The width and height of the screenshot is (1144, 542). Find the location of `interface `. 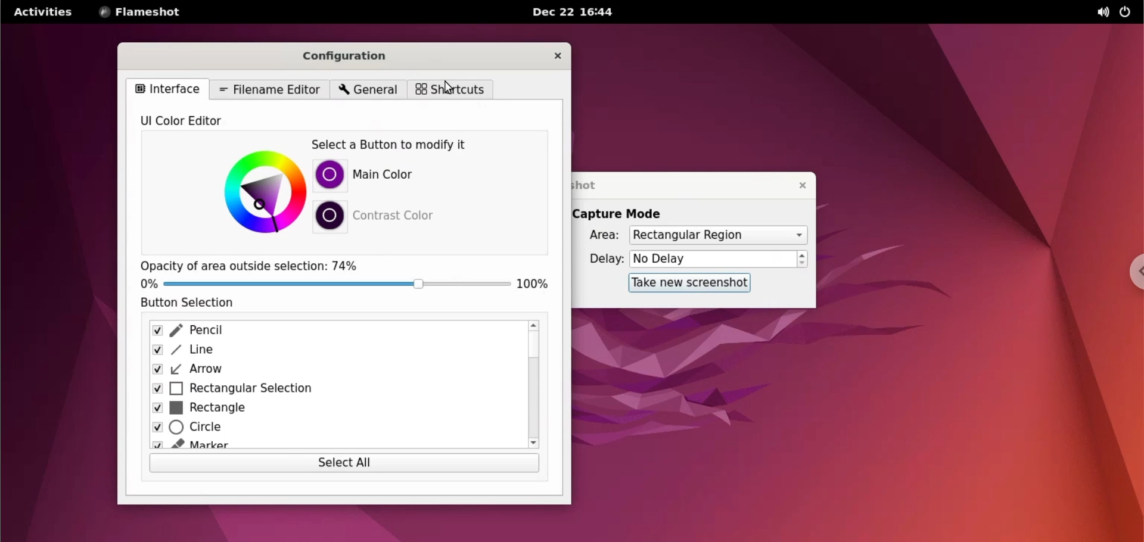

interface  is located at coordinates (167, 90).